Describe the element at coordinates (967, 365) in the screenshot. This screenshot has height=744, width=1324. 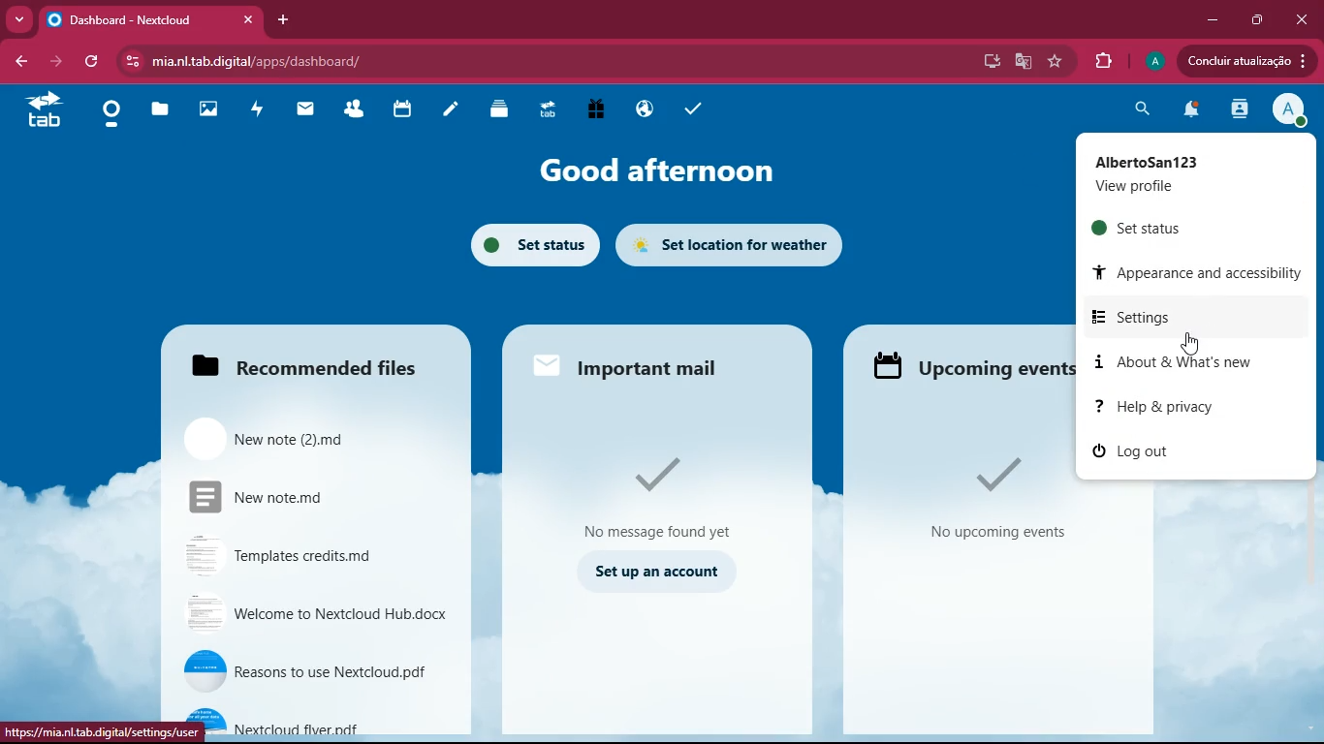
I see `Upcoming events` at that location.